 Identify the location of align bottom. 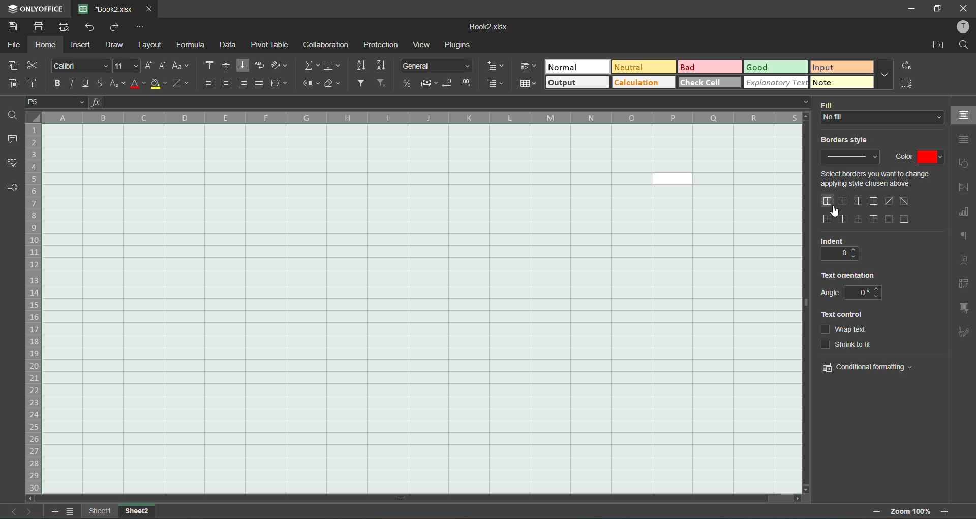
(245, 64).